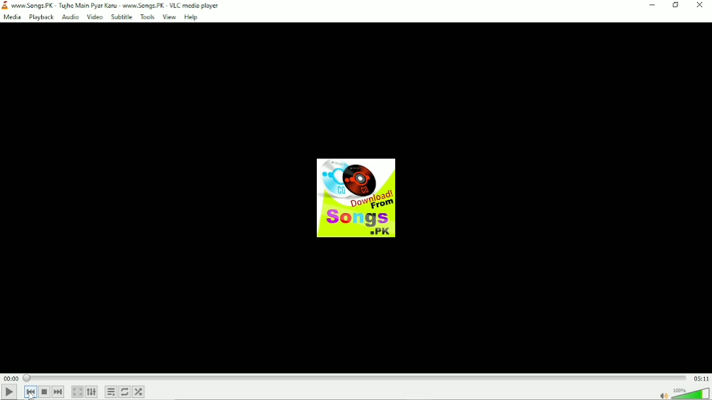  What do you see at coordinates (40, 18) in the screenshot?
I see `Playback` at bounding box center [40, 18].